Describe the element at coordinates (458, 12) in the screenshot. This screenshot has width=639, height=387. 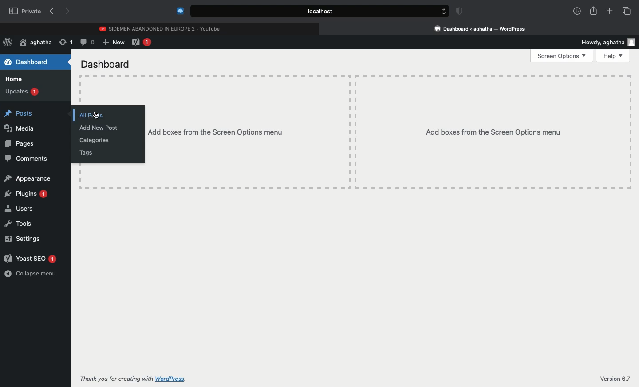
I see `Badge` at that location.